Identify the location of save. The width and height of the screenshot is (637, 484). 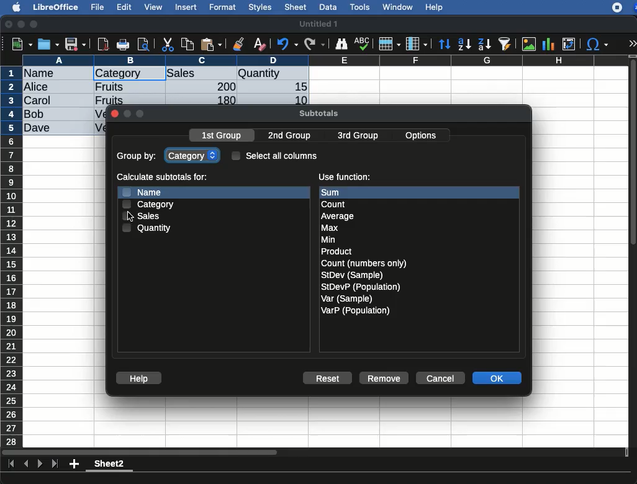
(49, 44).